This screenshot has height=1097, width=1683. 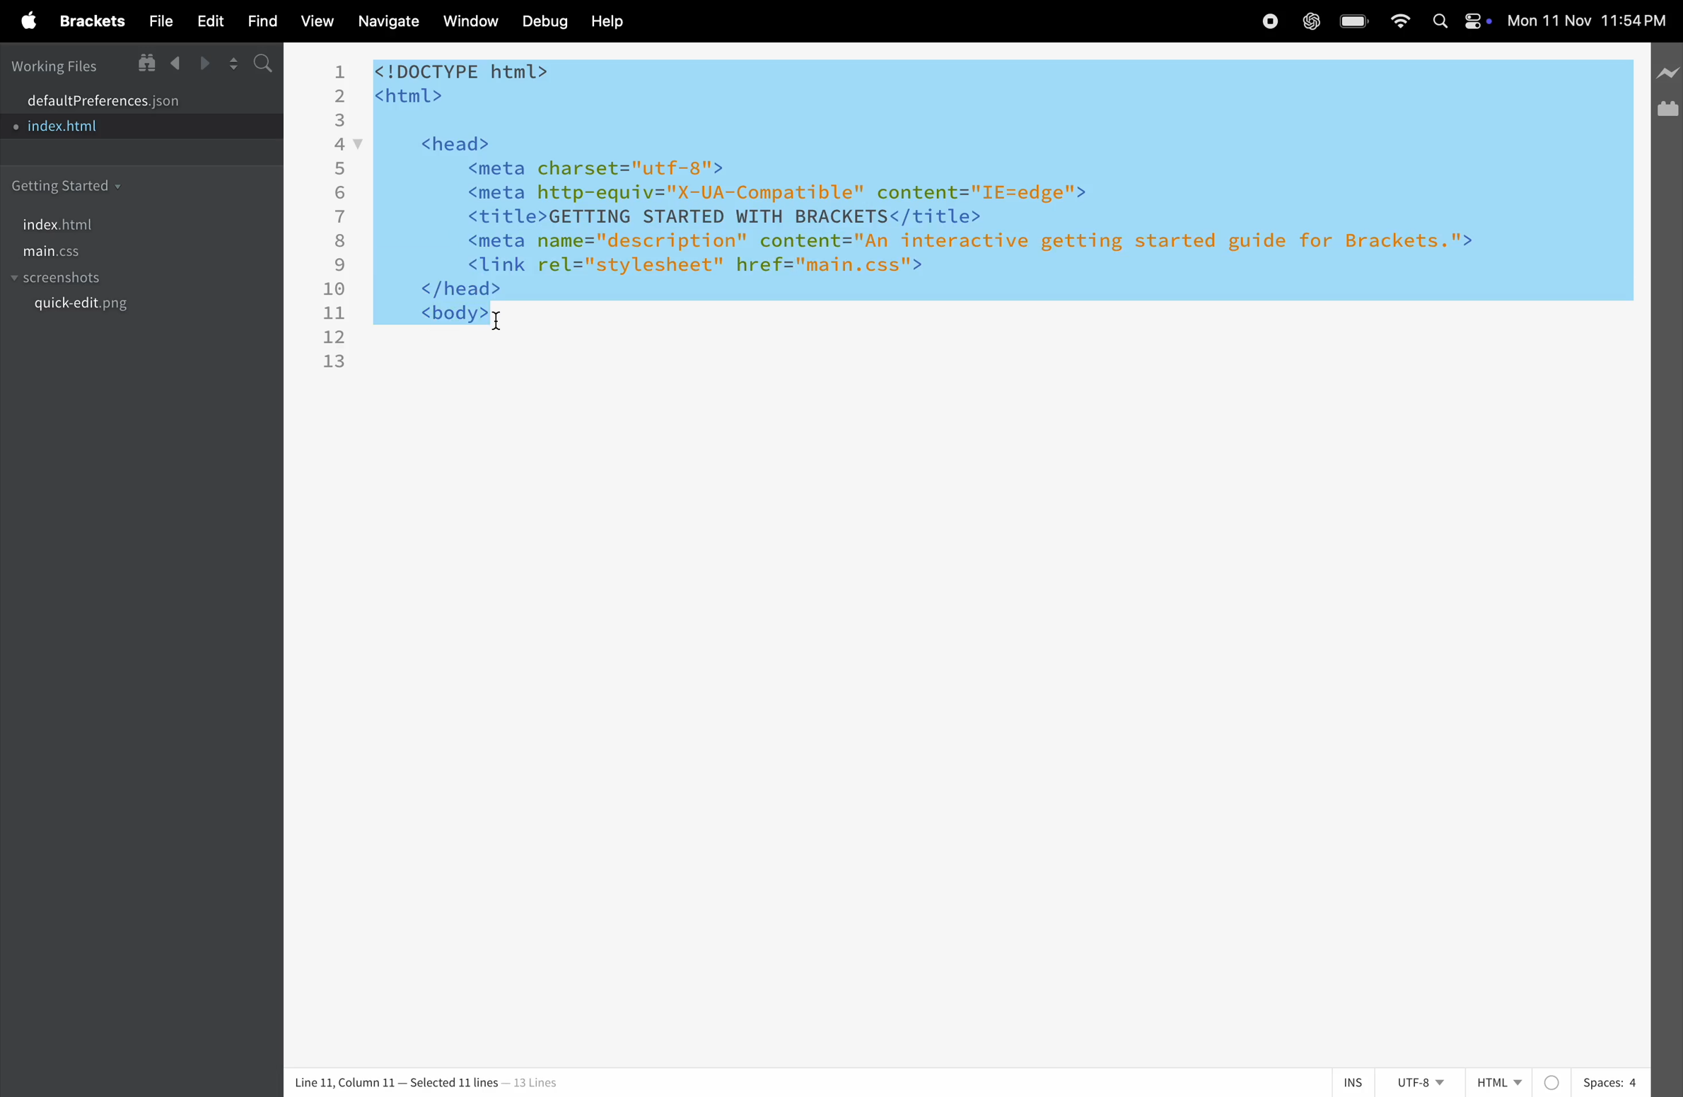 What do you see at coordinates (334, 339) in the screenshot?
I see `12` at bounding box center [334, 339].